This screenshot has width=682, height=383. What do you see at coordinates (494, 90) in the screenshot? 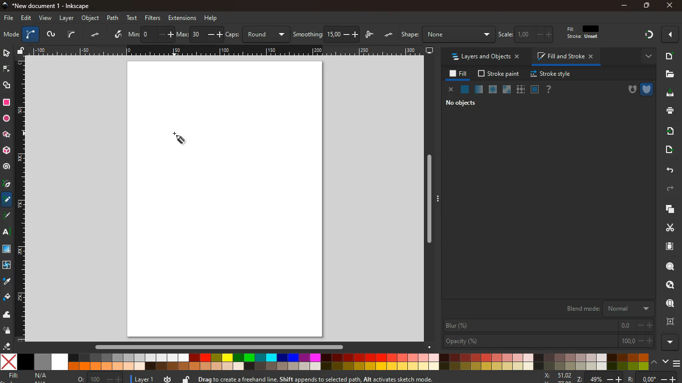
I see `ice` at bounding box center [494, 90].